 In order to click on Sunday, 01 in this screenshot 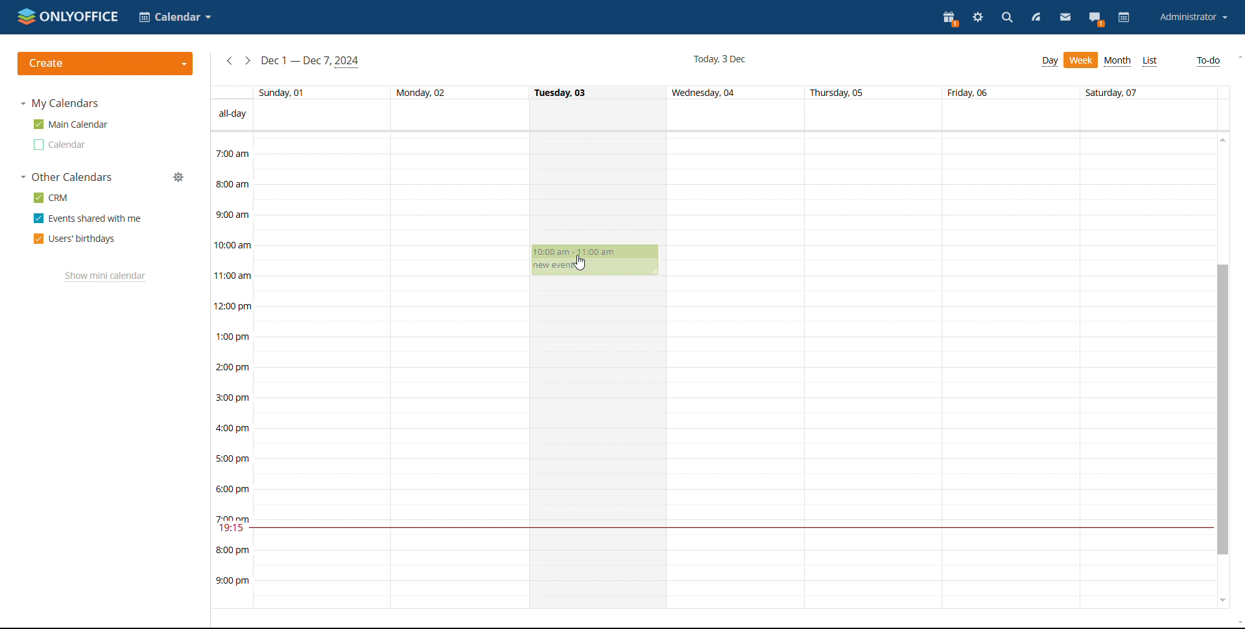, I will do `click(283, 91)`.